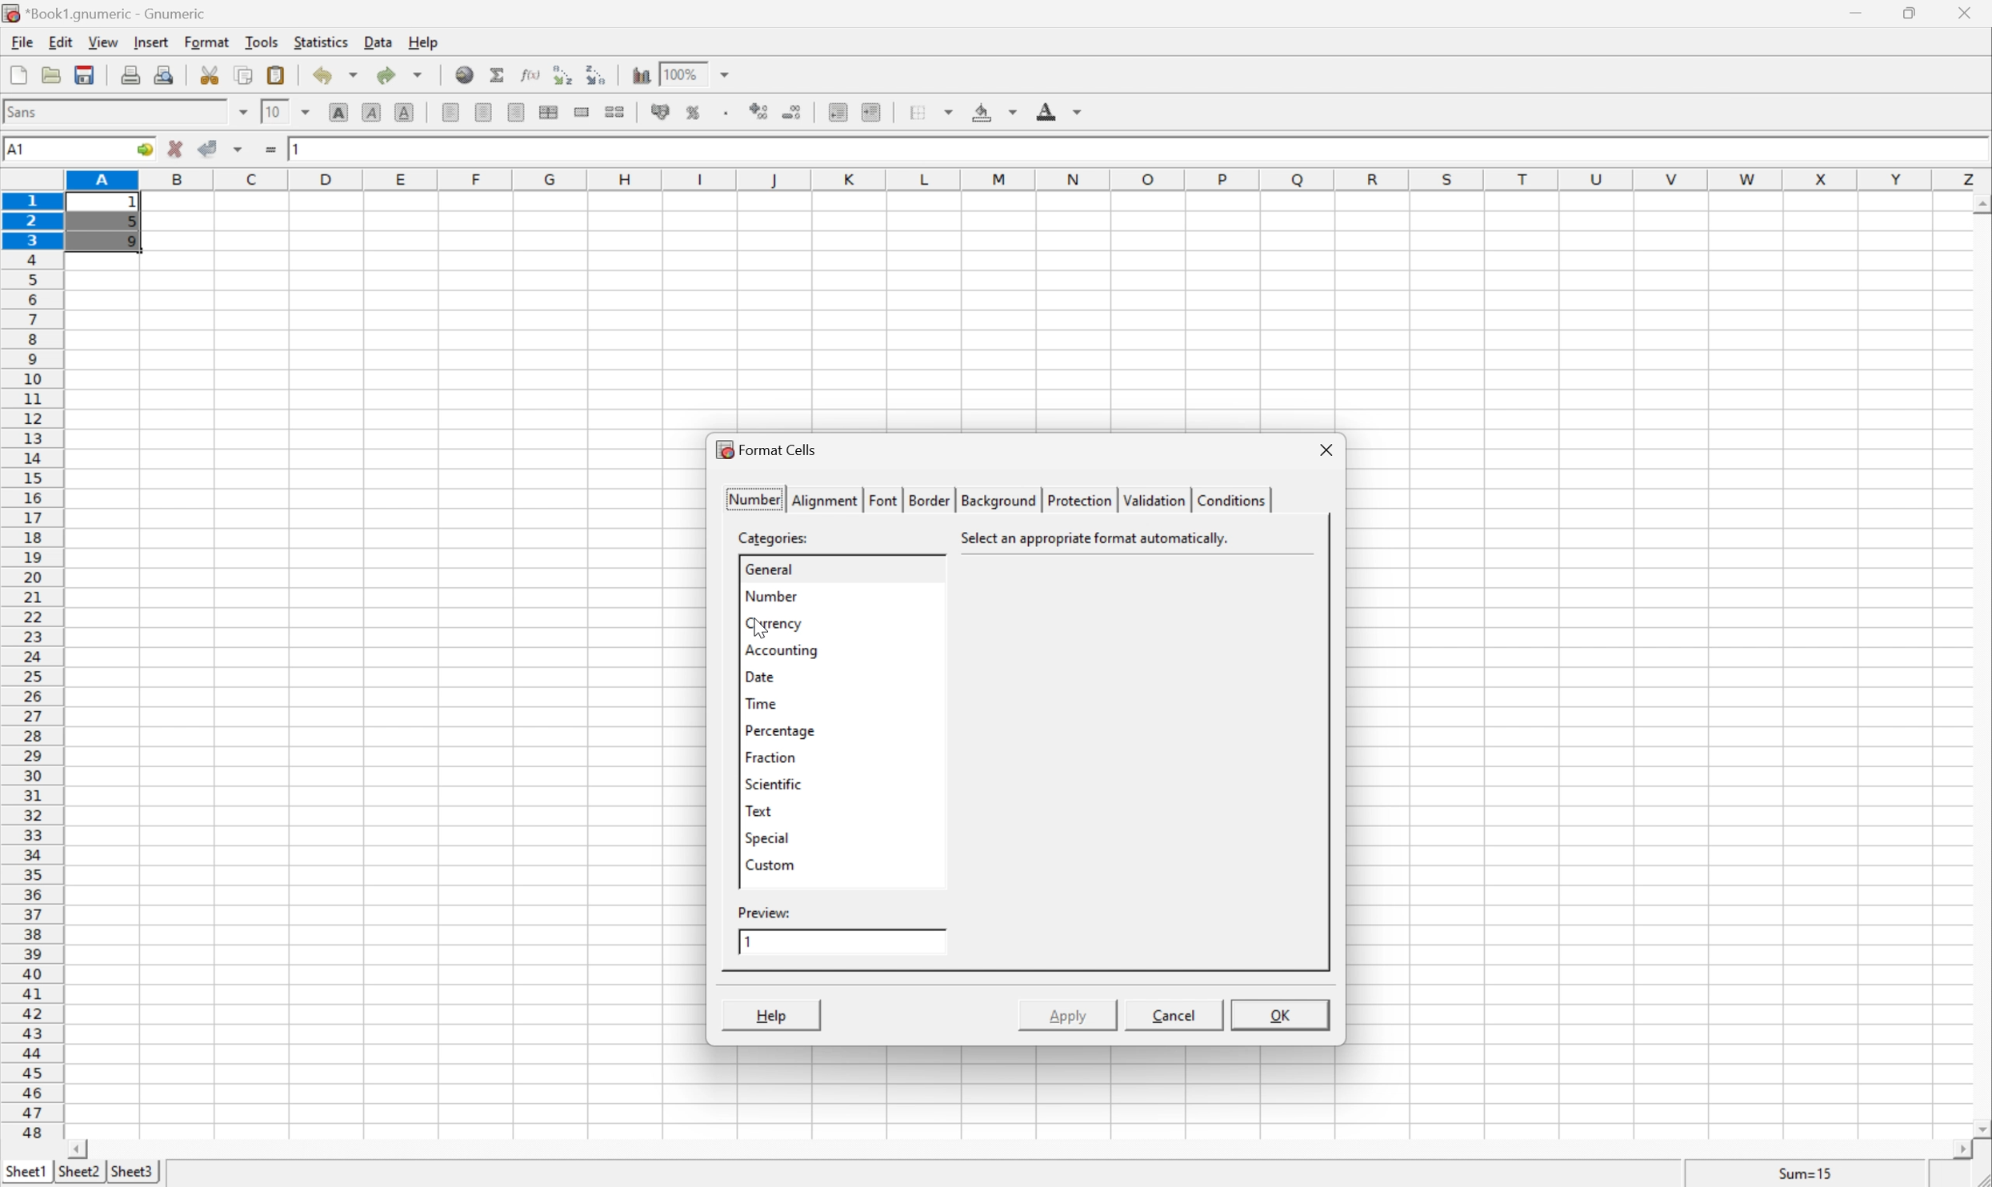 The width and height of the screenshot is (1992, 1187). Describe the element at coordinates (19, 150) in the screenshot. I see `A1` at that location.